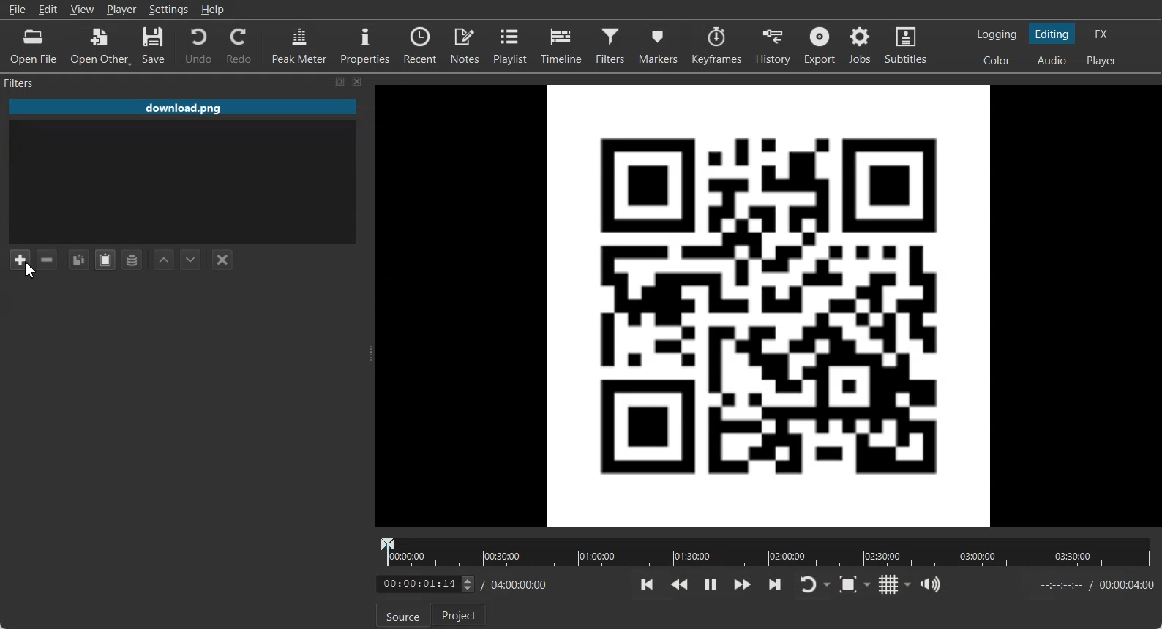 The image size is (1162, 629). I want to click on Save, so click(154, 46).